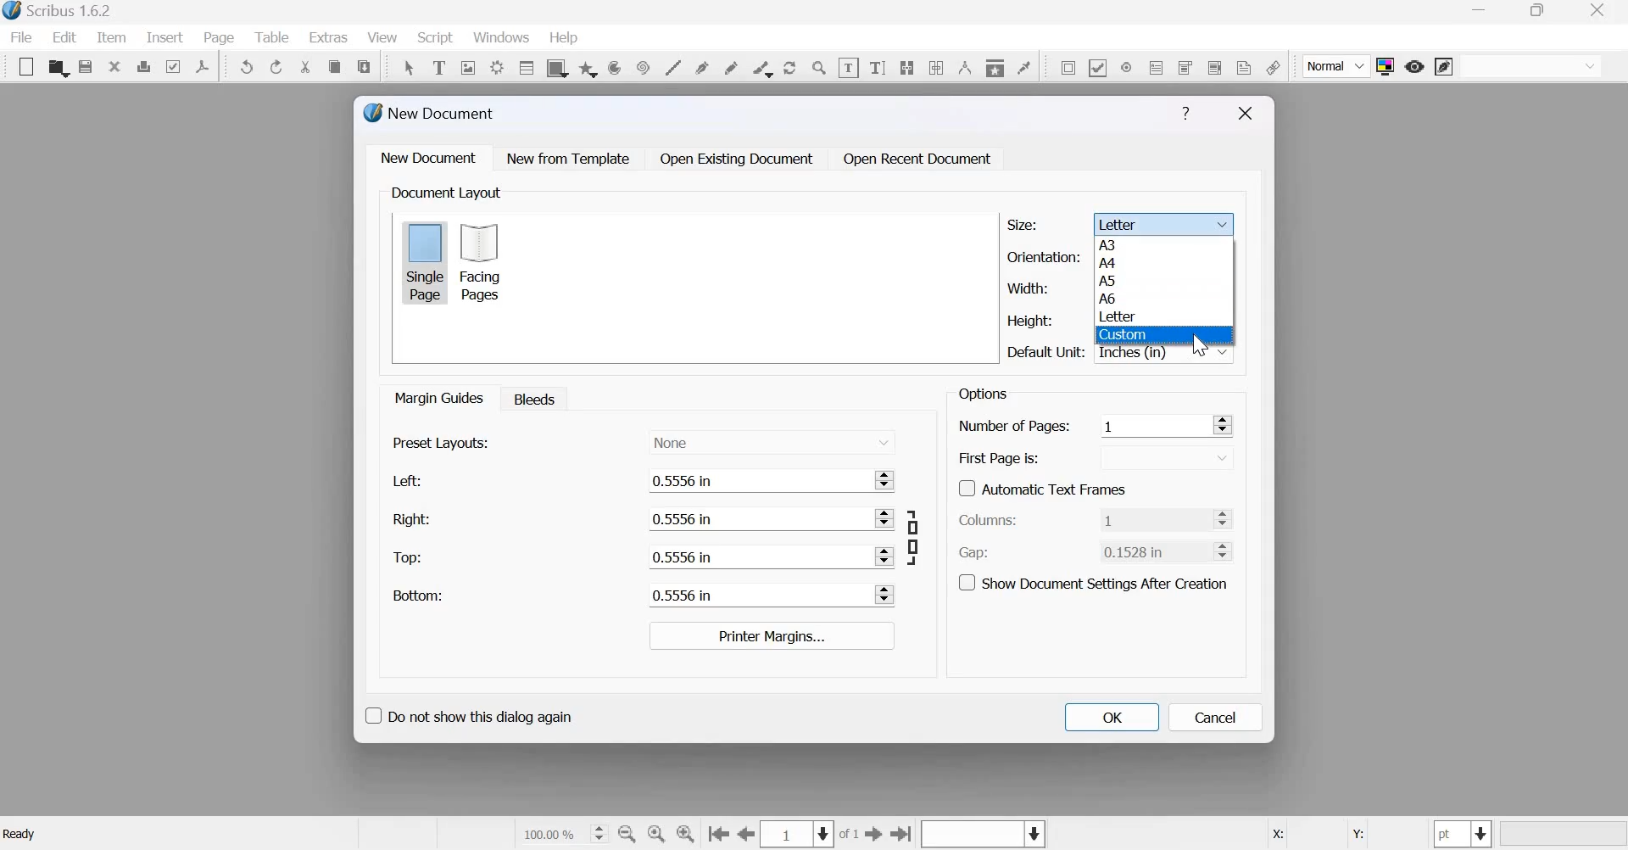  What do you see at coordinates (220, 37) in the screenshot?
I see `page` at bounding box center [220, 37].